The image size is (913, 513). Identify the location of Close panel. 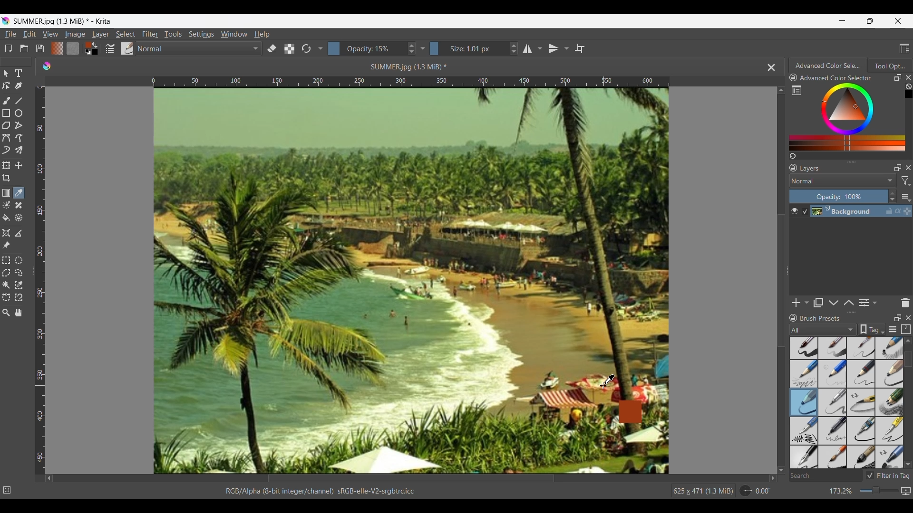
(909, 168).